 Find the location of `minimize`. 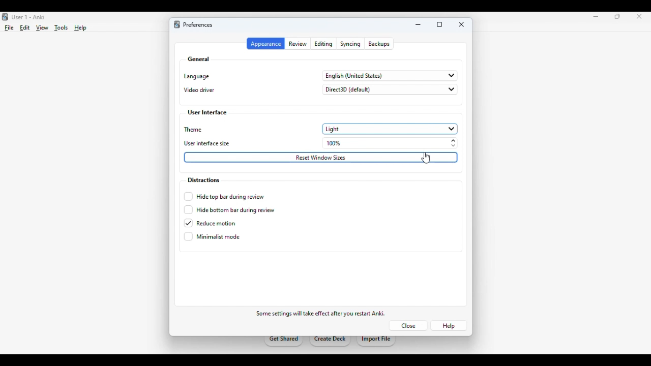

minimize is located at coordinates (596, 17).